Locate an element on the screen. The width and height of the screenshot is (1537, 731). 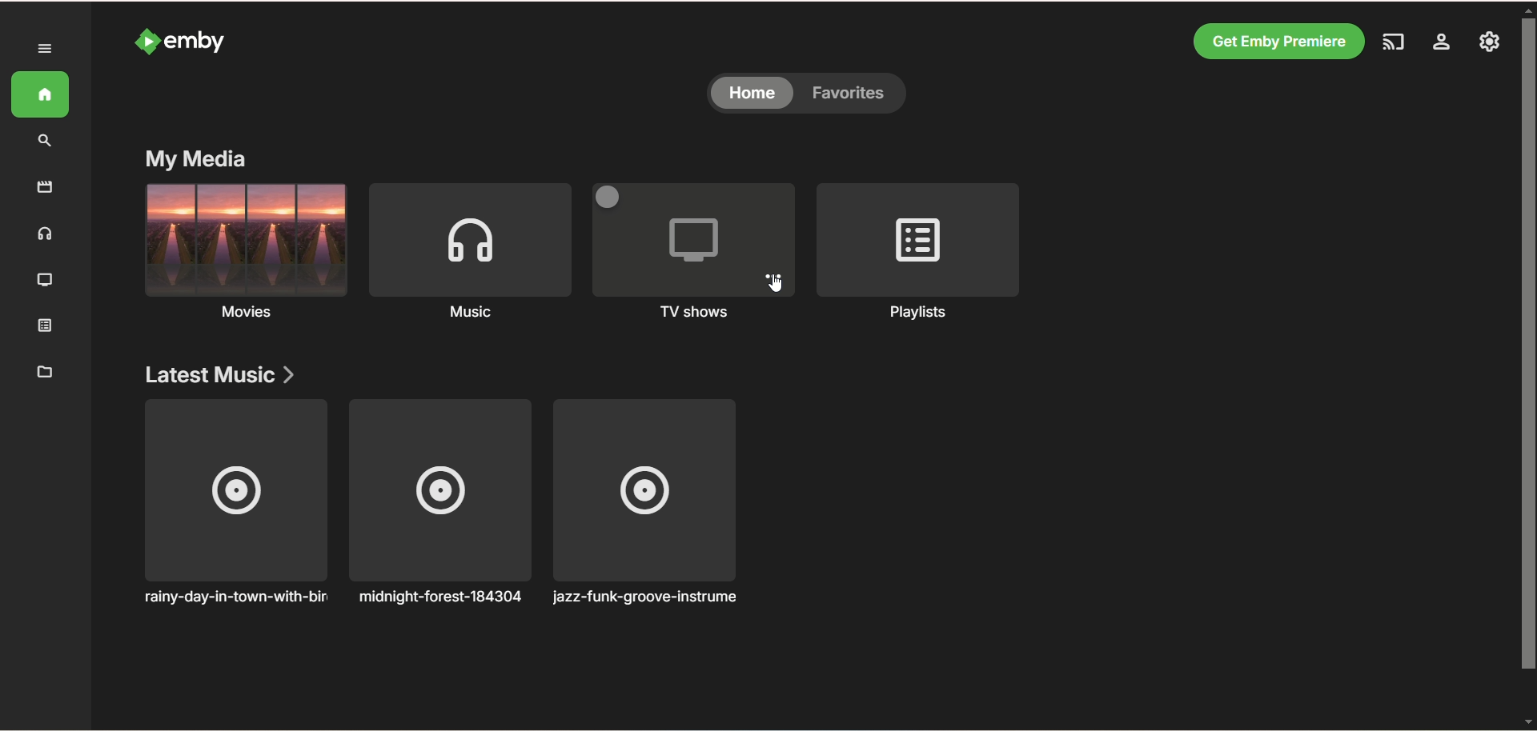
emby is located at coordinates (196, 42).